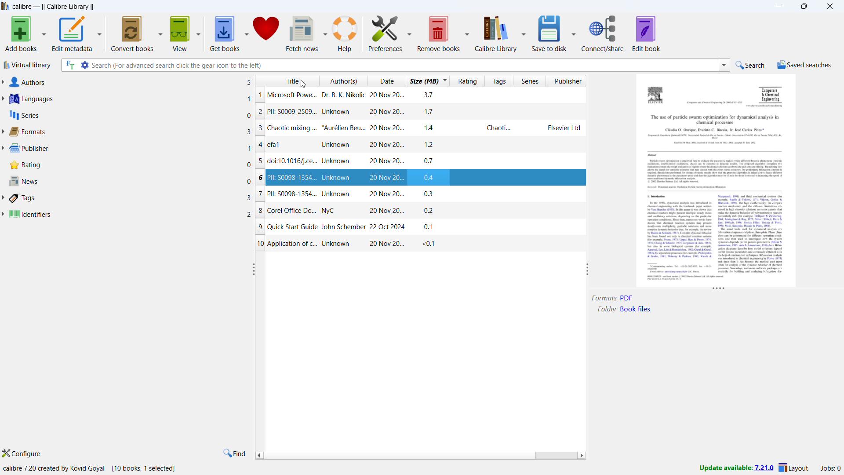 The image size is (844, 475). What do you see at coordinates (130, 181) in the screenshot?
I see `news` at bounding box center [130, 181].